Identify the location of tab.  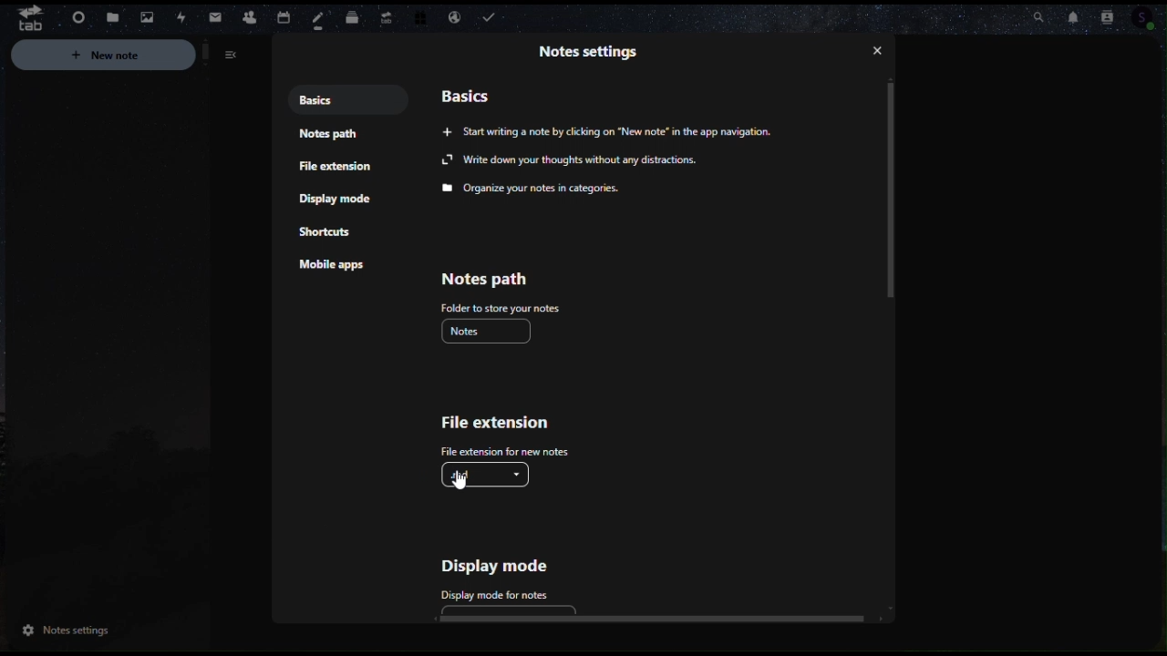
(24, 17).